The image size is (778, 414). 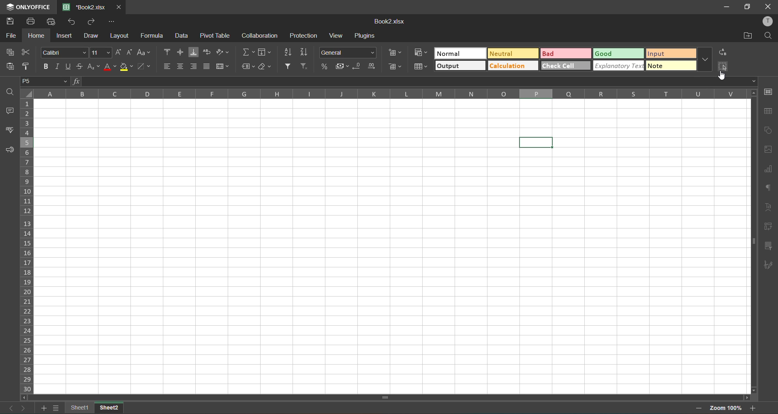 I want to click on find, so click(x=768, y=36).